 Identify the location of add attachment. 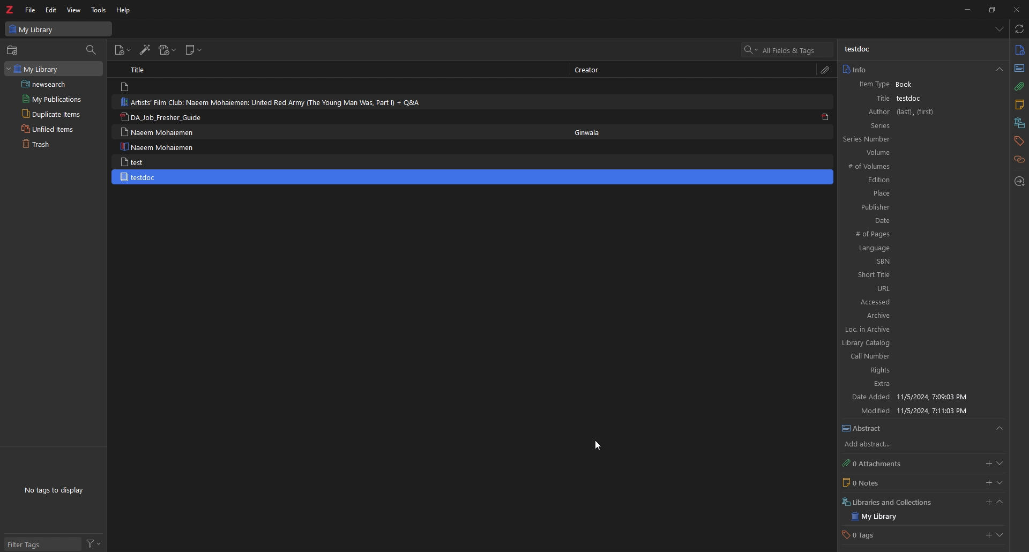
(987, 464).